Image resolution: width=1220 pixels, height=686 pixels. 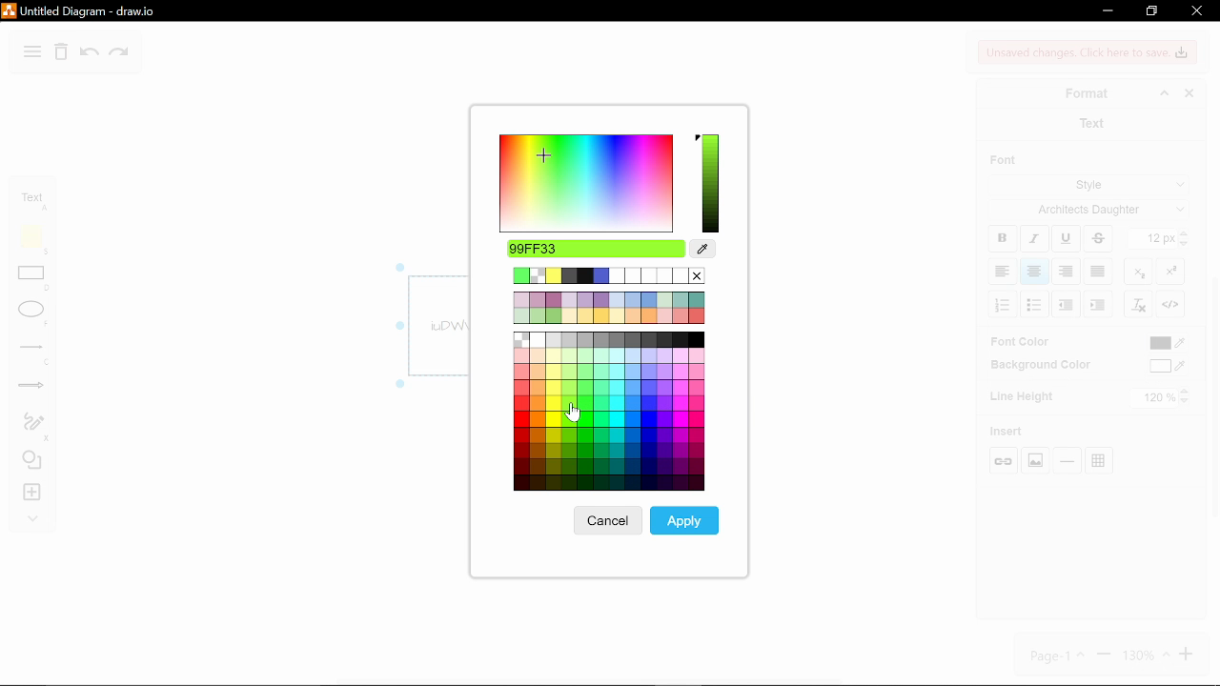 I want to click on text, so click(x=1091, y=123).